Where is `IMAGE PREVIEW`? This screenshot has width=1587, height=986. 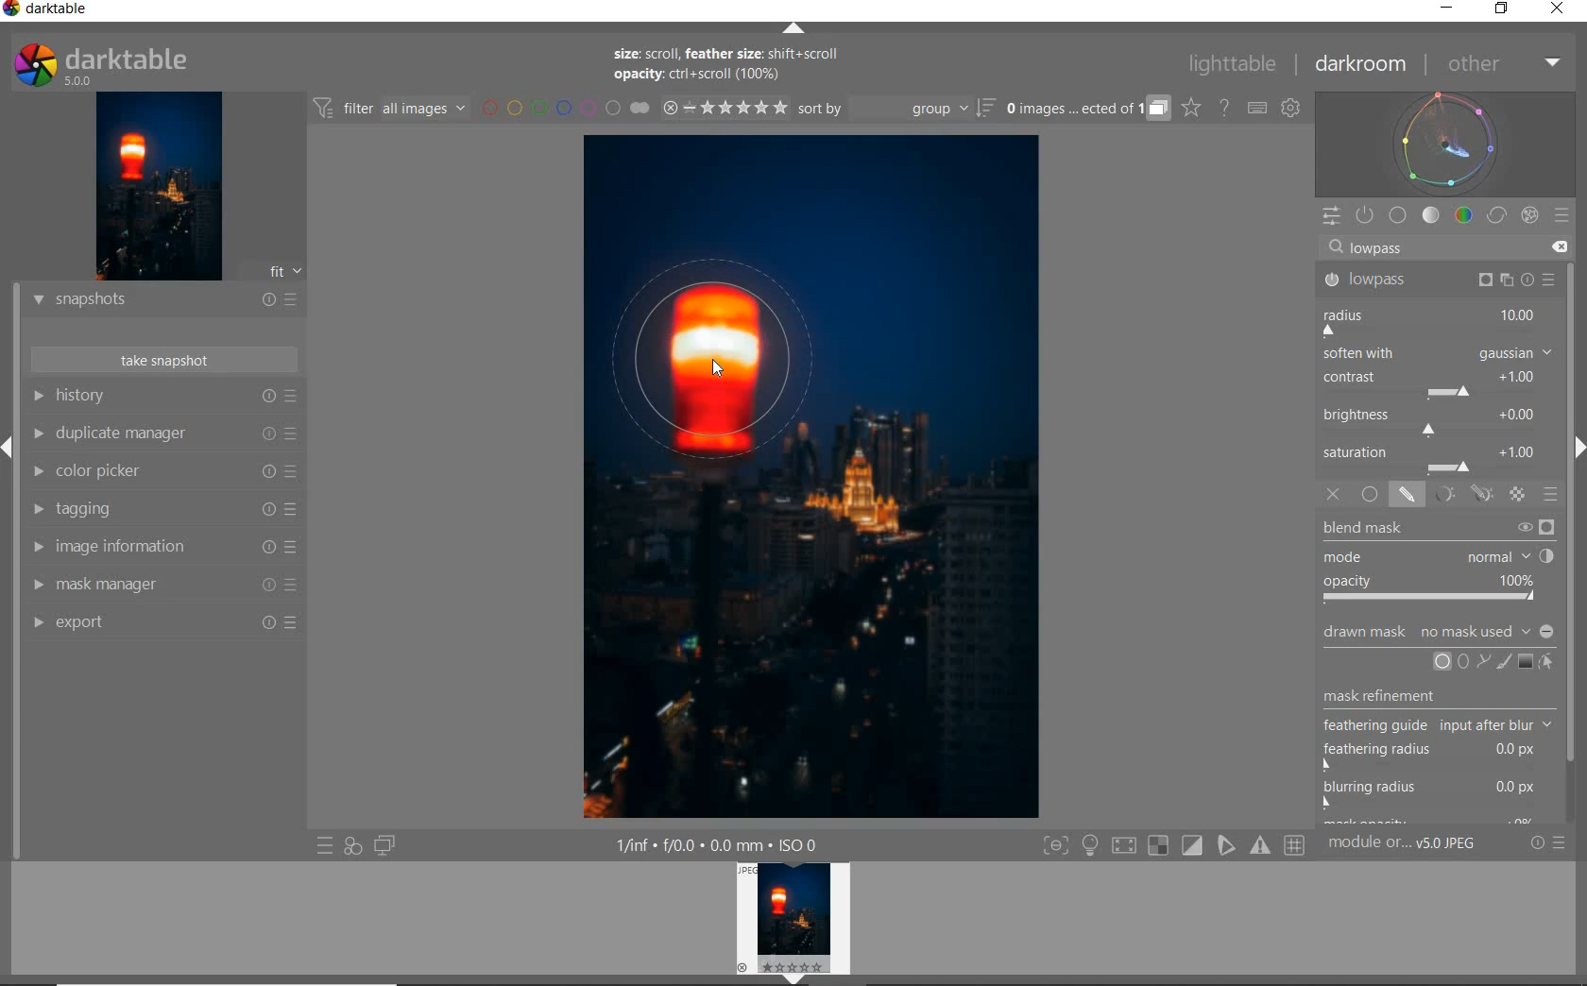 IMAGE PREVIEW is located at coordinates (796, 924).